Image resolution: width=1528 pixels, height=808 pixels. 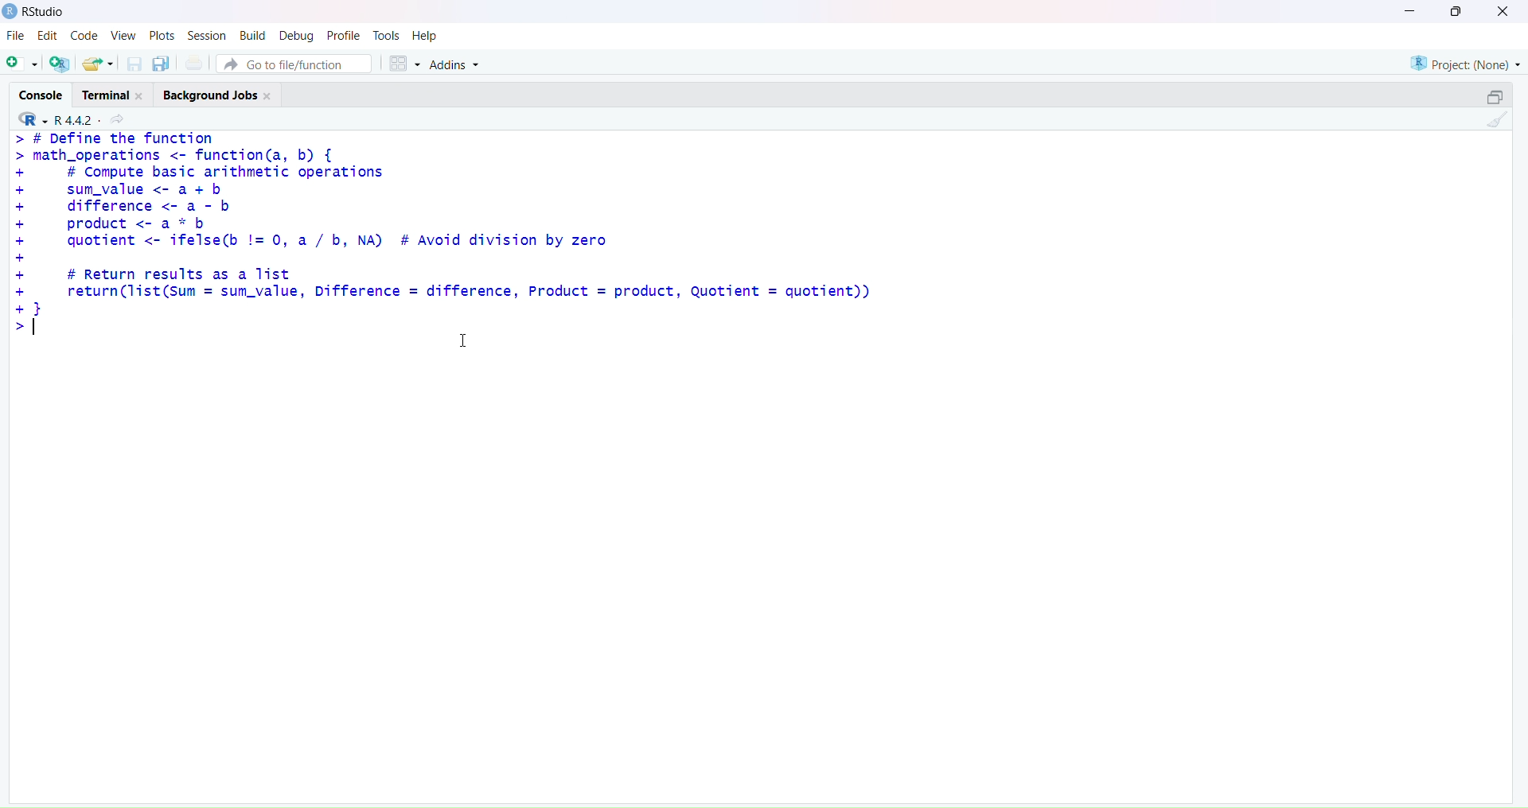 I want to click on Profile, so click(x=343, y=33).